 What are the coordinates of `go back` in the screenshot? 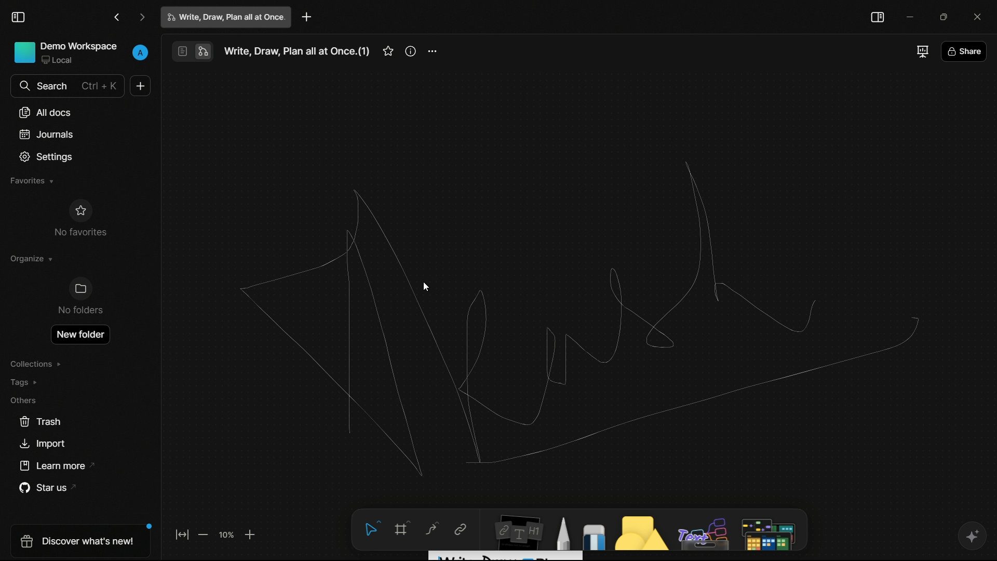 It's located at (118, 18).